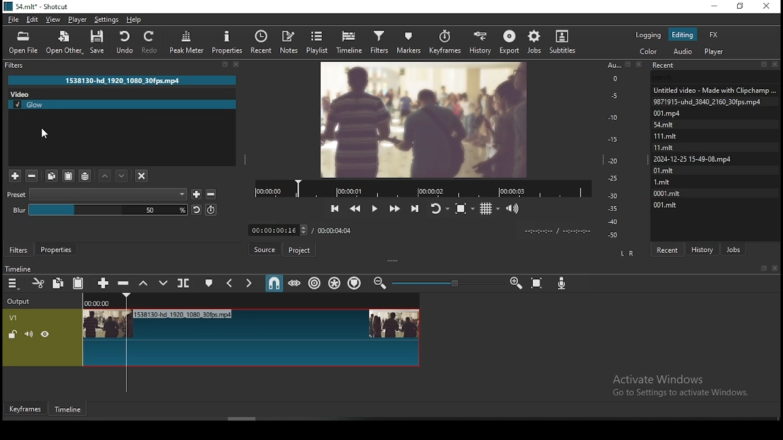 The image size is (783, 440). What do you see at coordinates (70, 412) in the screenshot?
I see `timeline` at bounding box center [70, 412].